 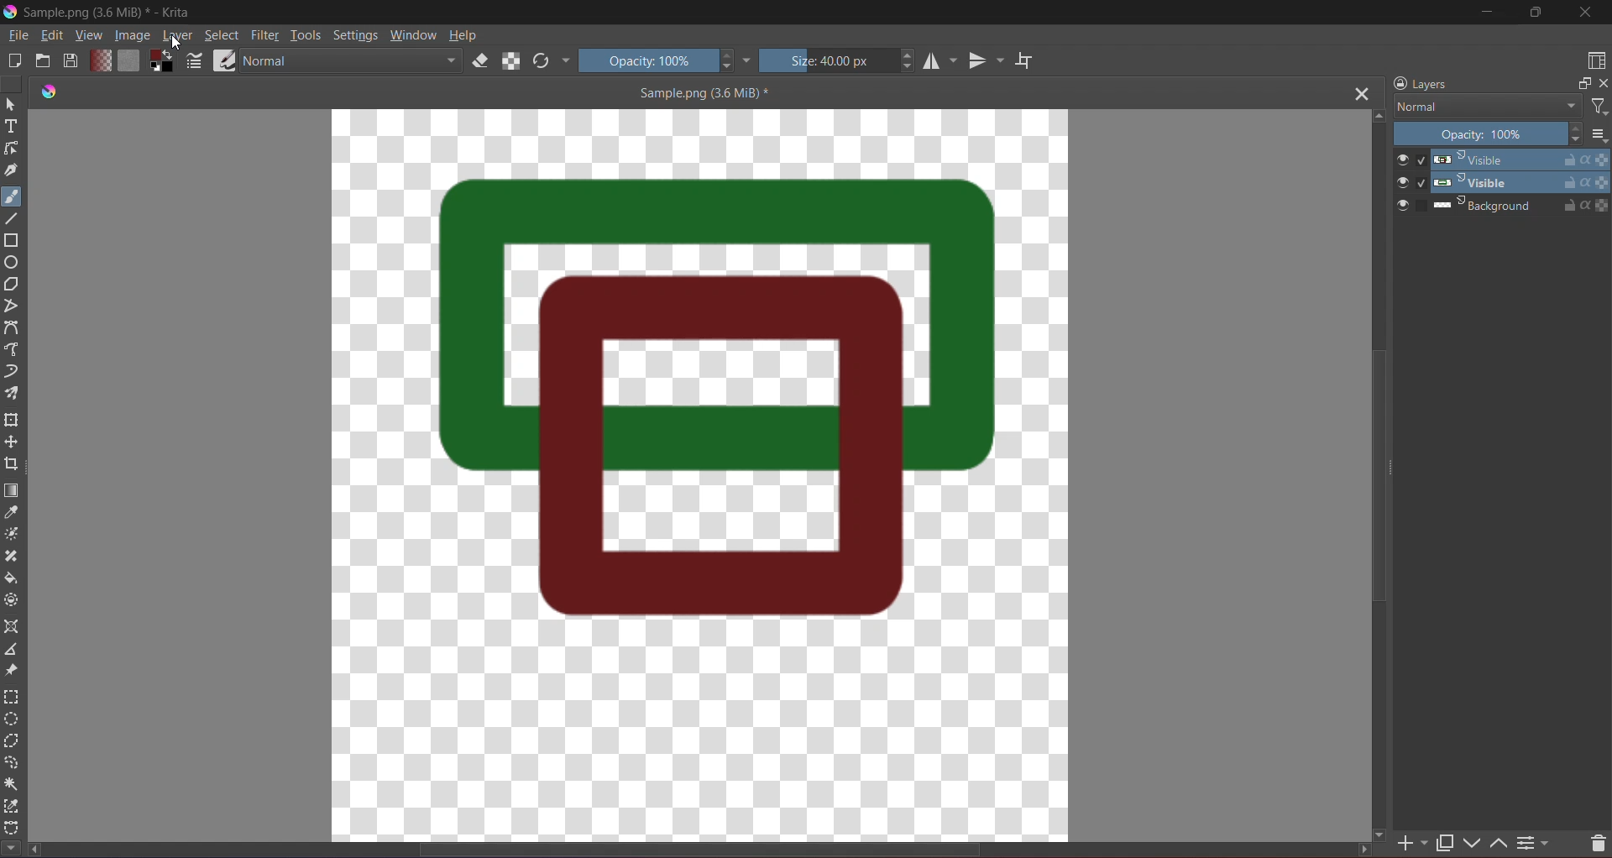 I want to click on Filter, so click(x=1596, y=105).